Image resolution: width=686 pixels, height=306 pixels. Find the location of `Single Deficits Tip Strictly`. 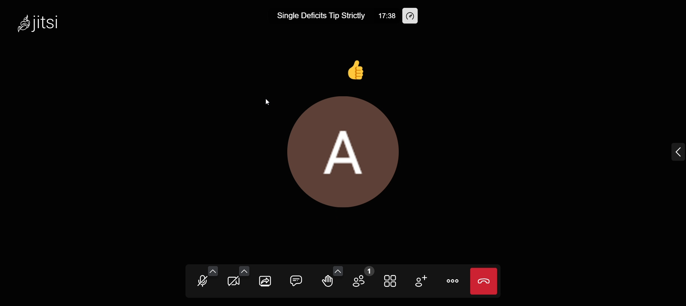

Single Deficits Tip Strictly is located at coordinates (321, 15).